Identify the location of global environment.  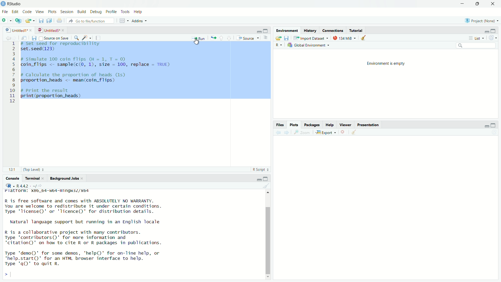
(308, 45).